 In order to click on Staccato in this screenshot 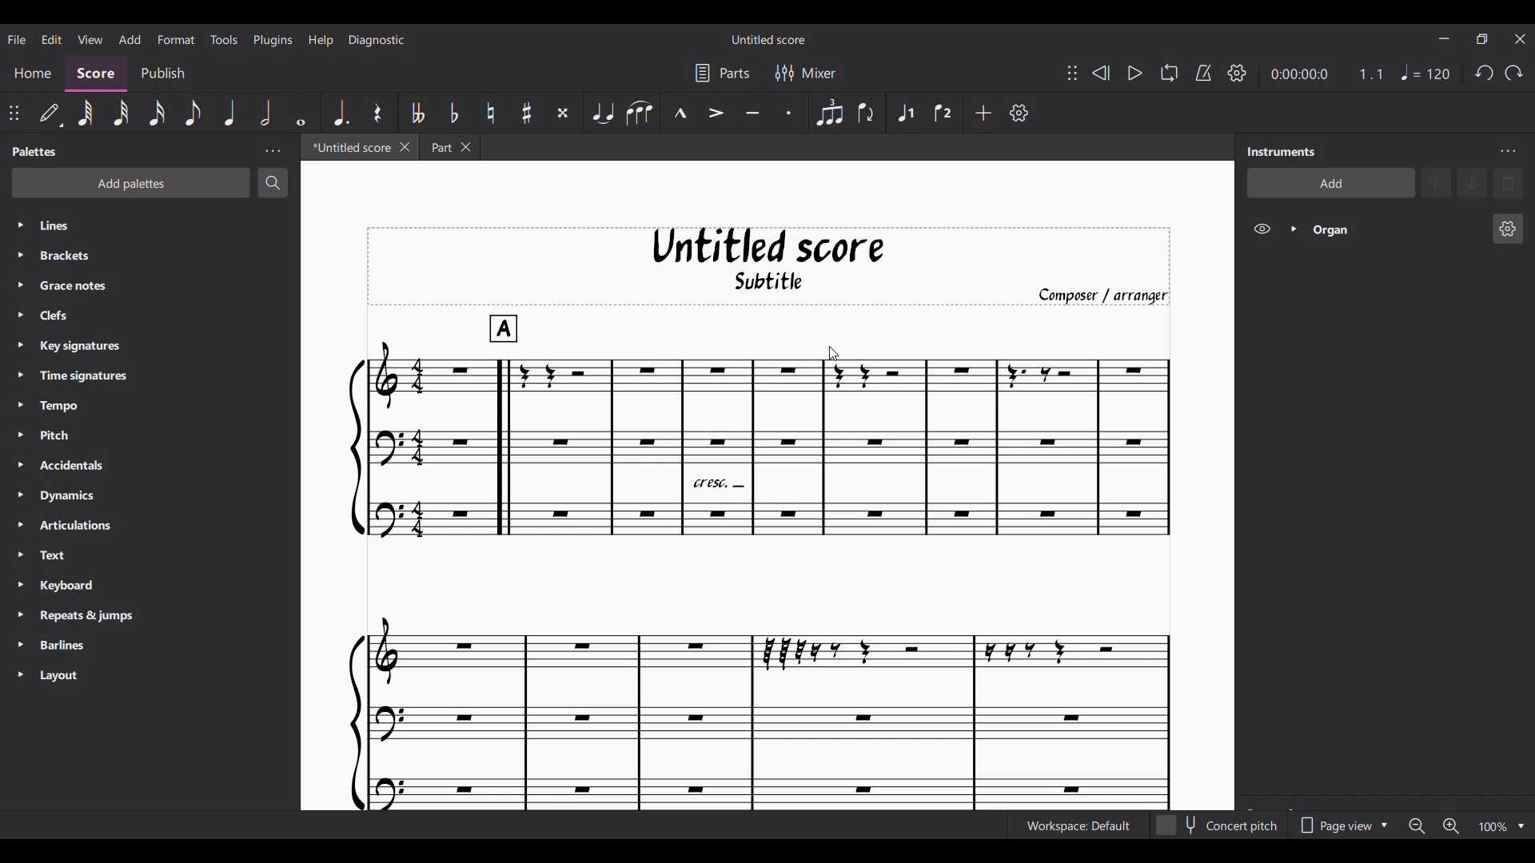, I will do `click(789, 113)`.